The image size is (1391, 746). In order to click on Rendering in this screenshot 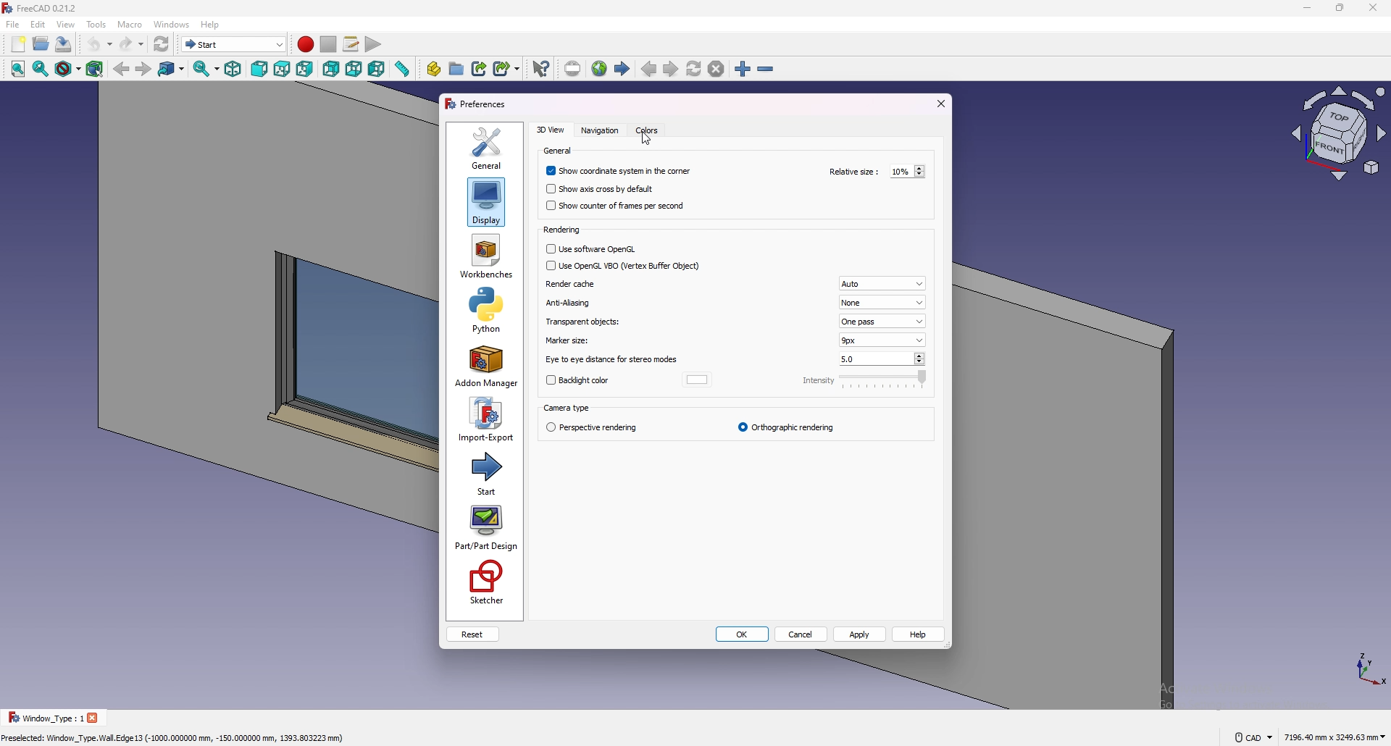, I will do `click(564, 231)`.